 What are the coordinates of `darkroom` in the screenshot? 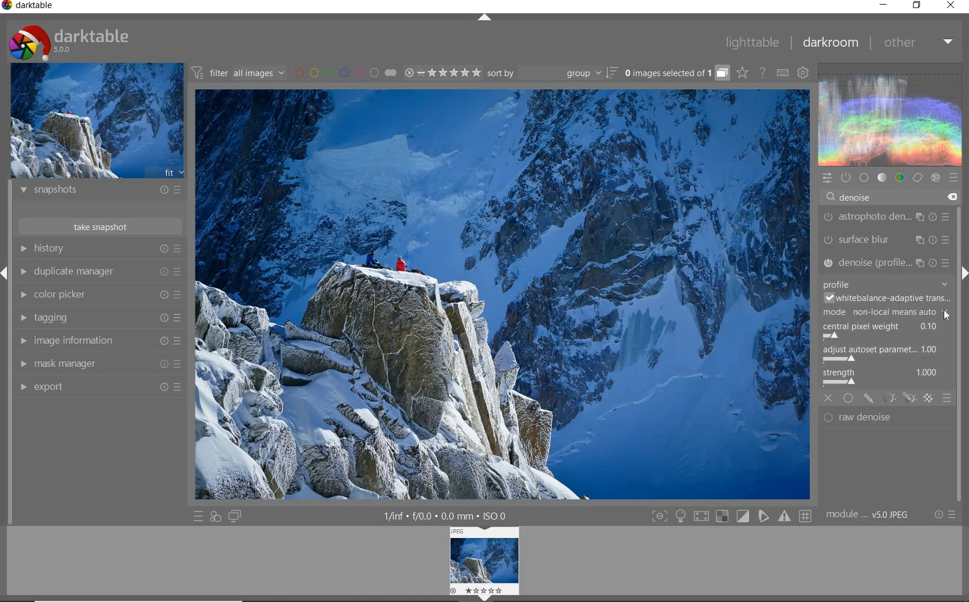 It's located at (830, 43).